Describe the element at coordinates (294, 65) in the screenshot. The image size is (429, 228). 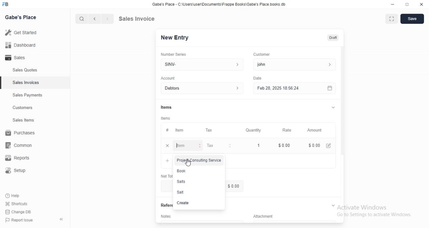
I see `john` at that location.